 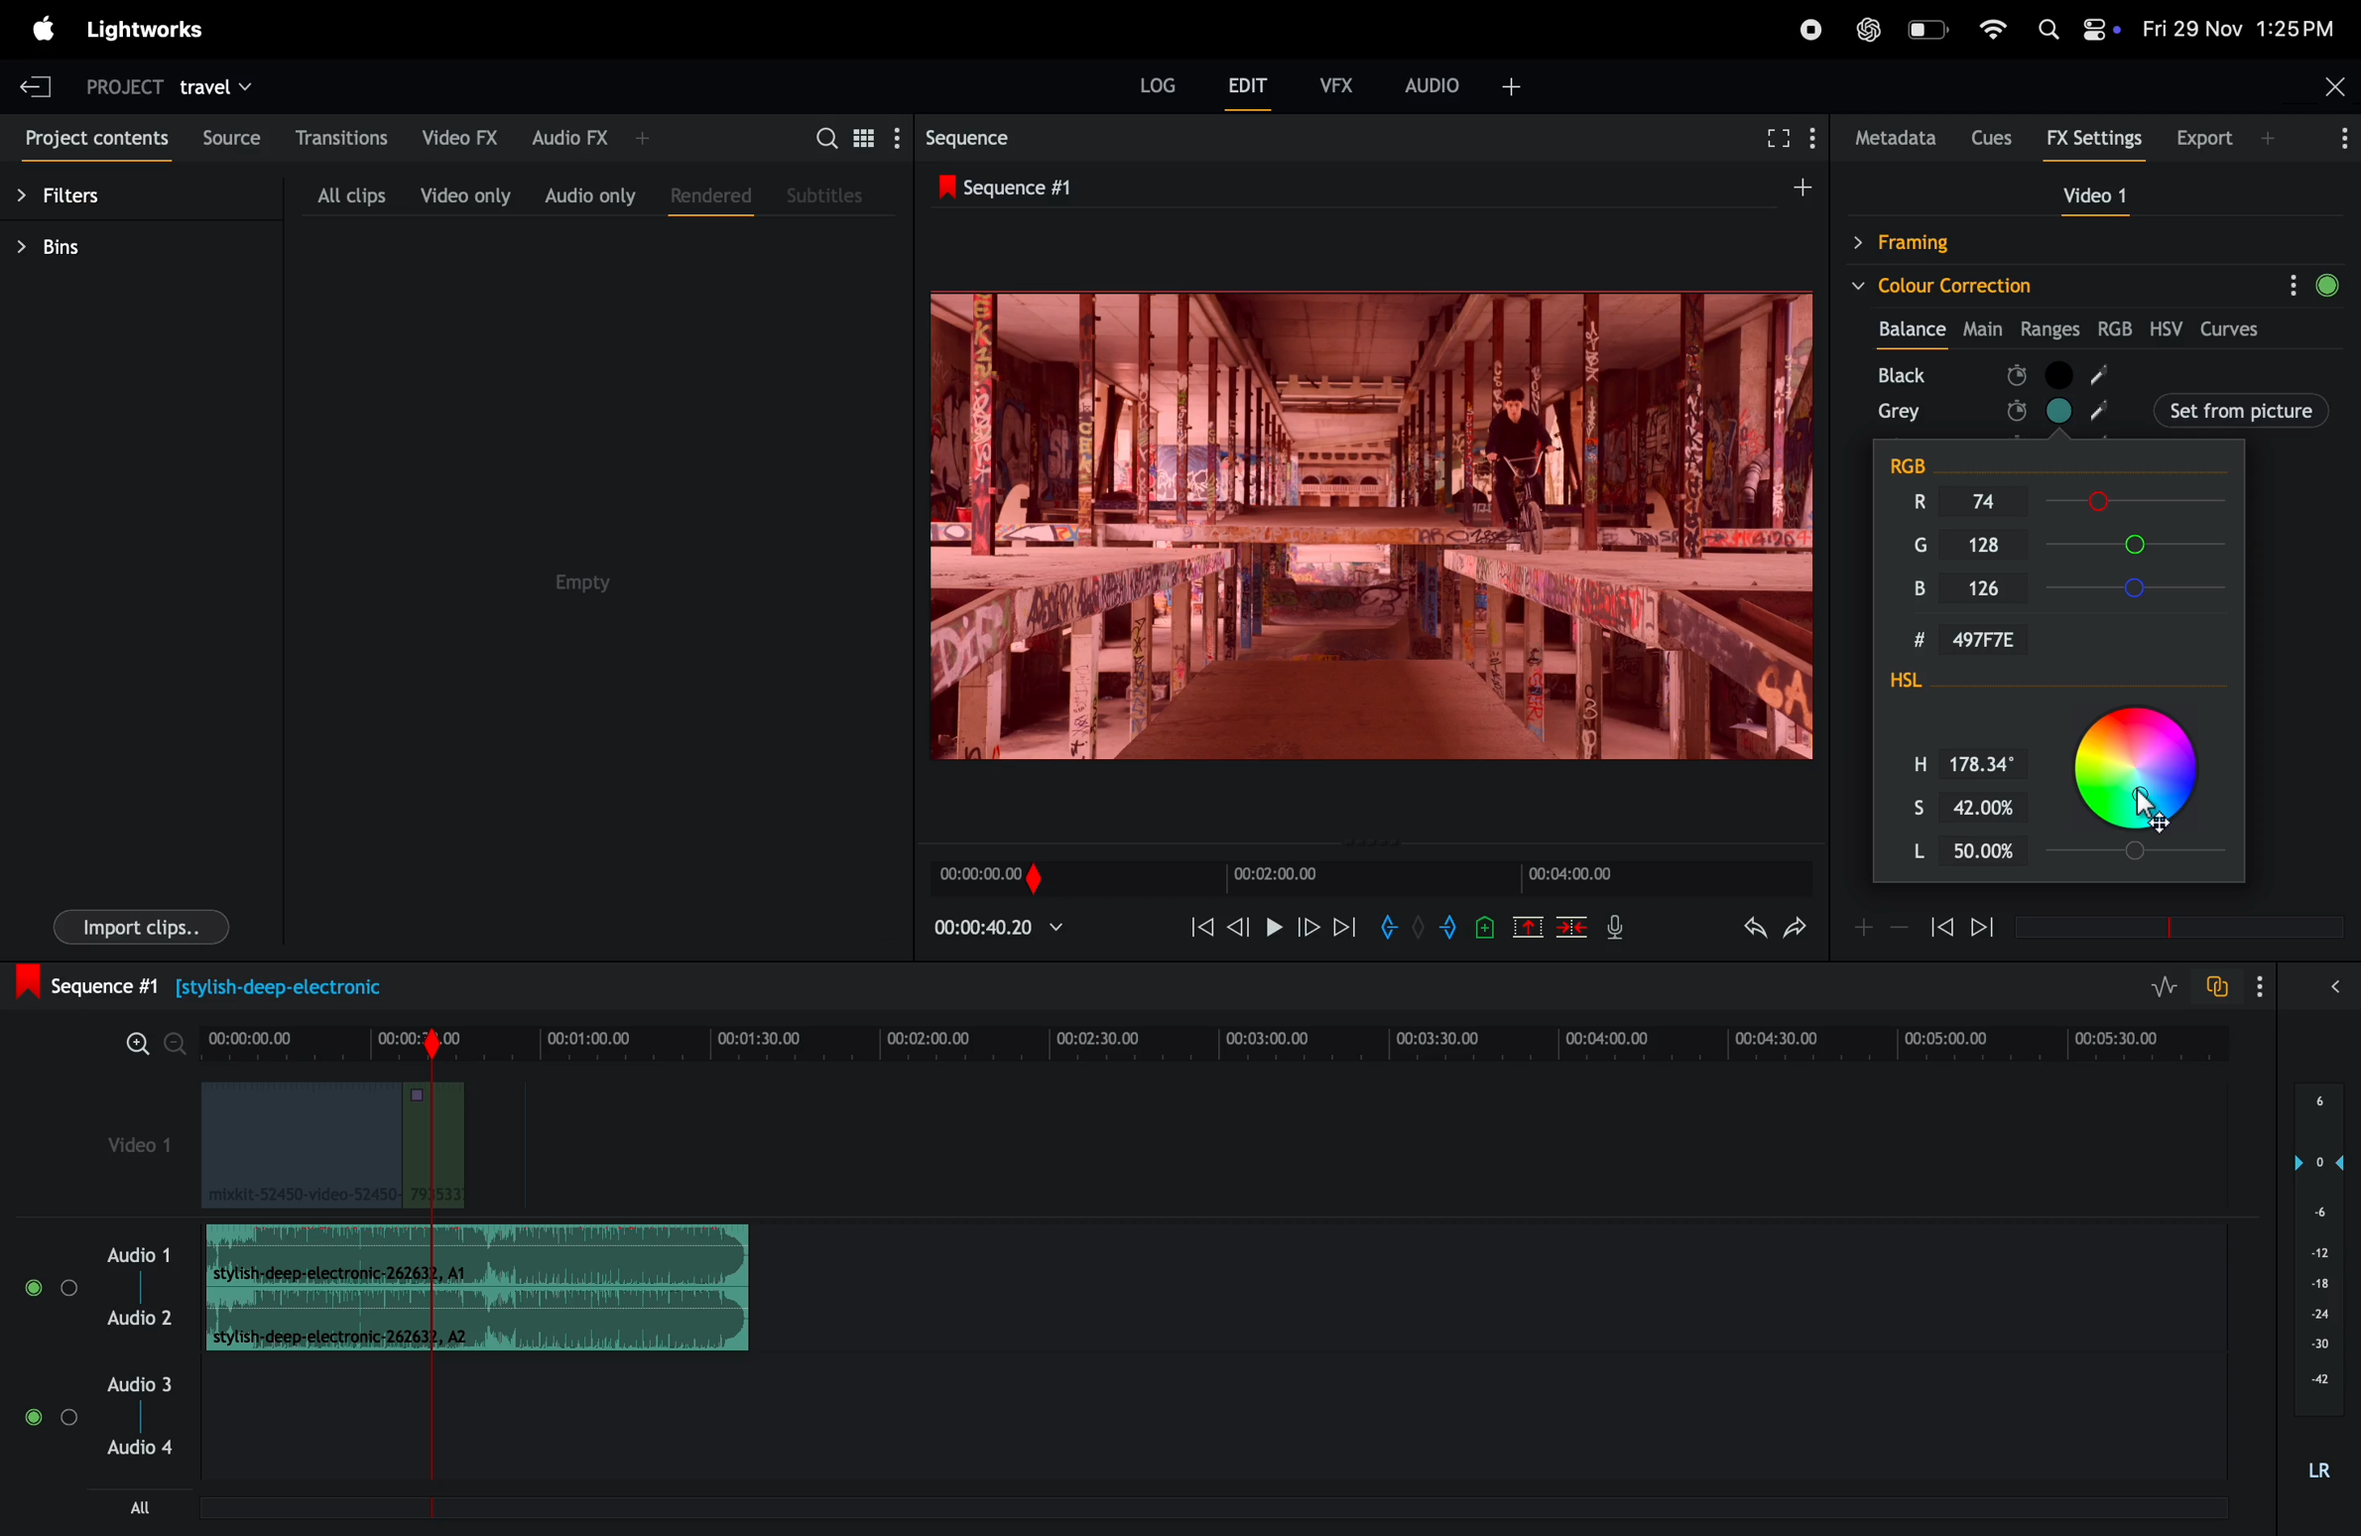 I want to click on black, so click(x=1910, y=373).